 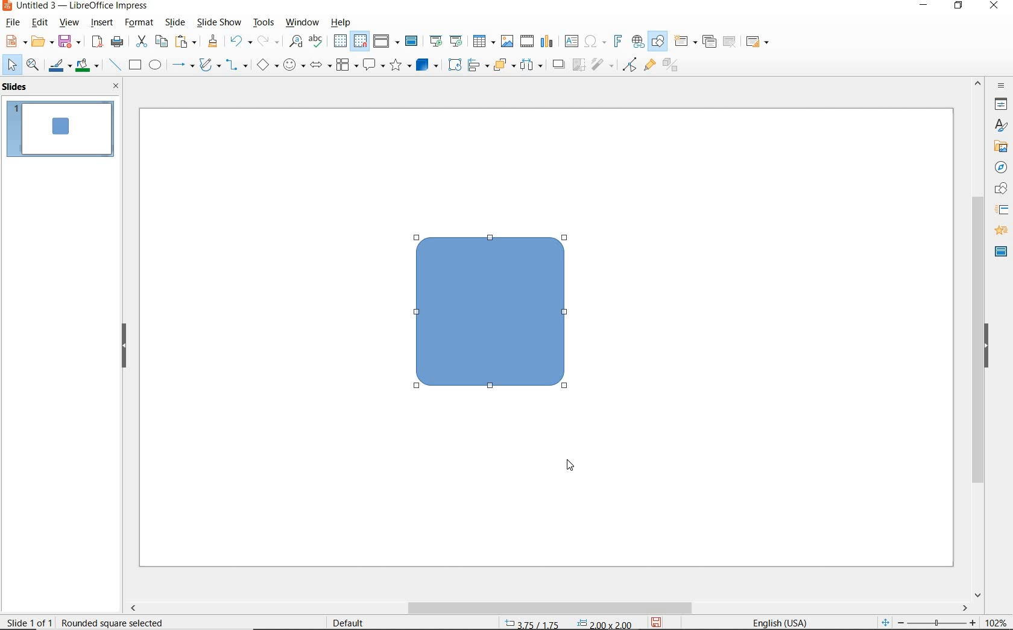 What do you see at coordinates (604, 66) in the screenshot?
I see `filter` at bounding box center [604, 66].